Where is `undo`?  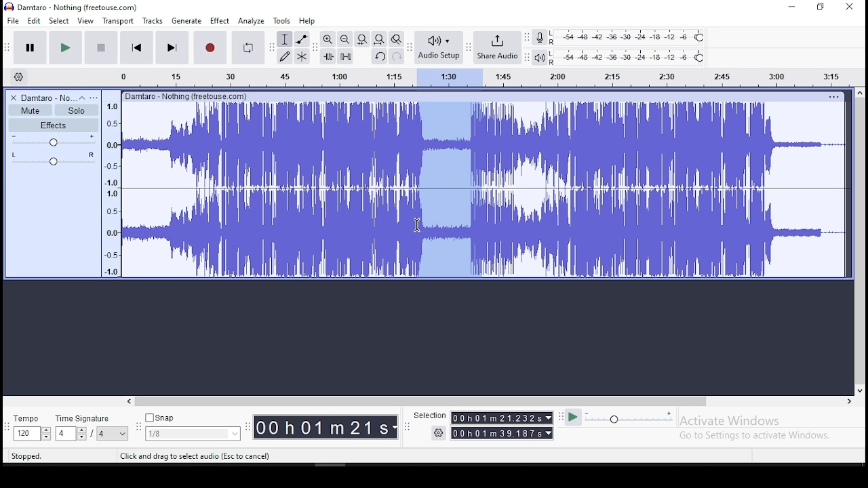
undo is located at coordinates (379, 56).